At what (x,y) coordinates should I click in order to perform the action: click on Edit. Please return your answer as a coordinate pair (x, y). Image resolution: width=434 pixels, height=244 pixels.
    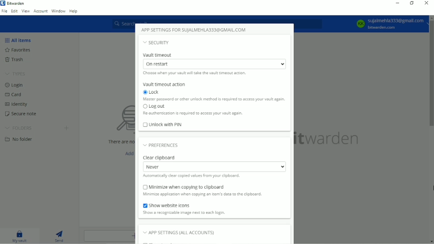
    Looking at the image, I should click on (14, 11).